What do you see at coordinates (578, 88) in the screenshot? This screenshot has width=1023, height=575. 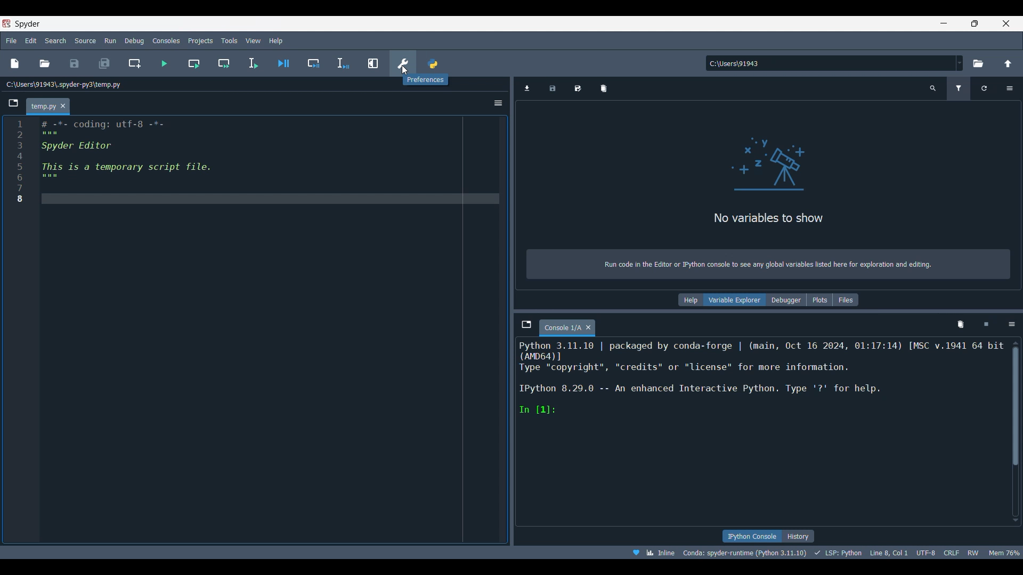 I see `Save data as` at bounding box center [578, 88].